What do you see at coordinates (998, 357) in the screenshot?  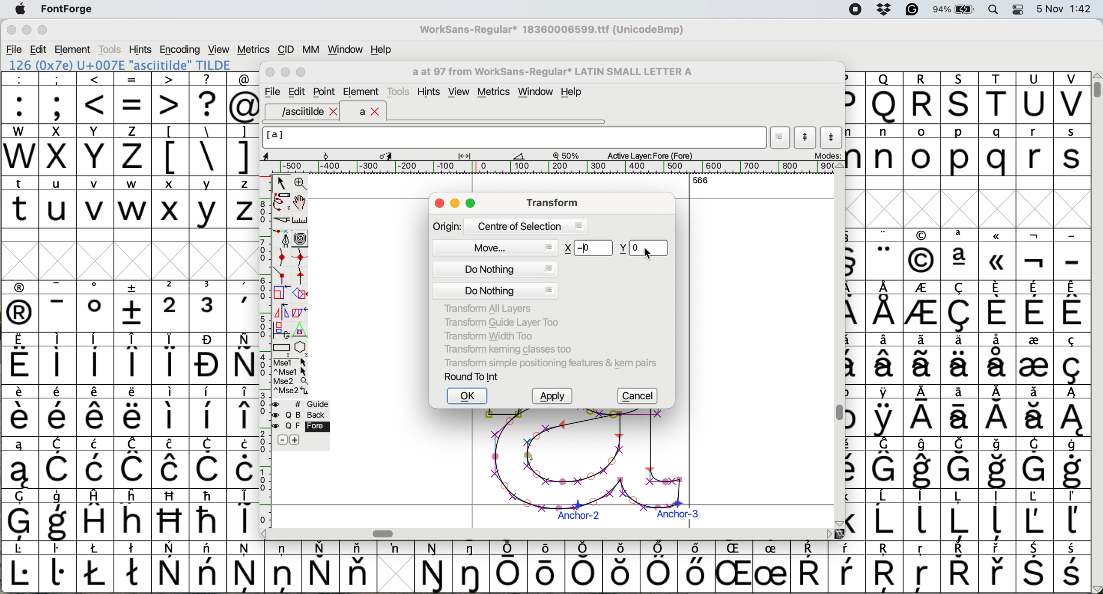 I see `symbol` at bounding box center [998, 357].